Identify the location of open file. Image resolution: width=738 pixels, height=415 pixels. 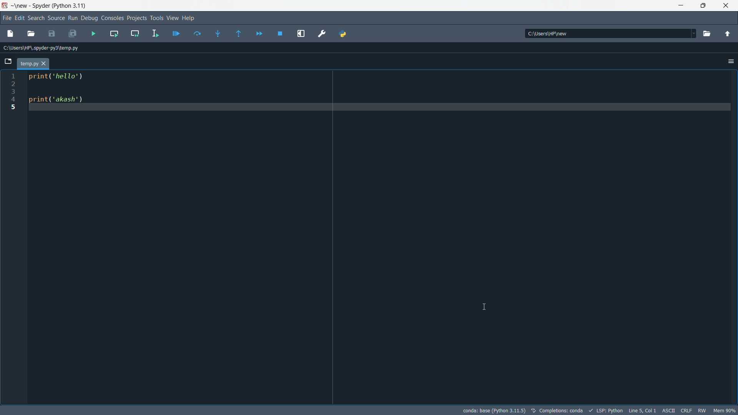
(31, 34).